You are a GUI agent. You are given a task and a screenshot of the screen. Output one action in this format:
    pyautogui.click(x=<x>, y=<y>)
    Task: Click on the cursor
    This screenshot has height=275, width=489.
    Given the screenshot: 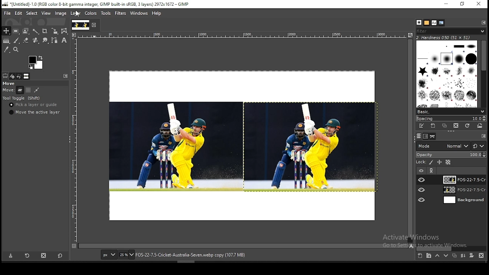 What is the action you would take?
    pyautogui.click(x=77, y=14)
    